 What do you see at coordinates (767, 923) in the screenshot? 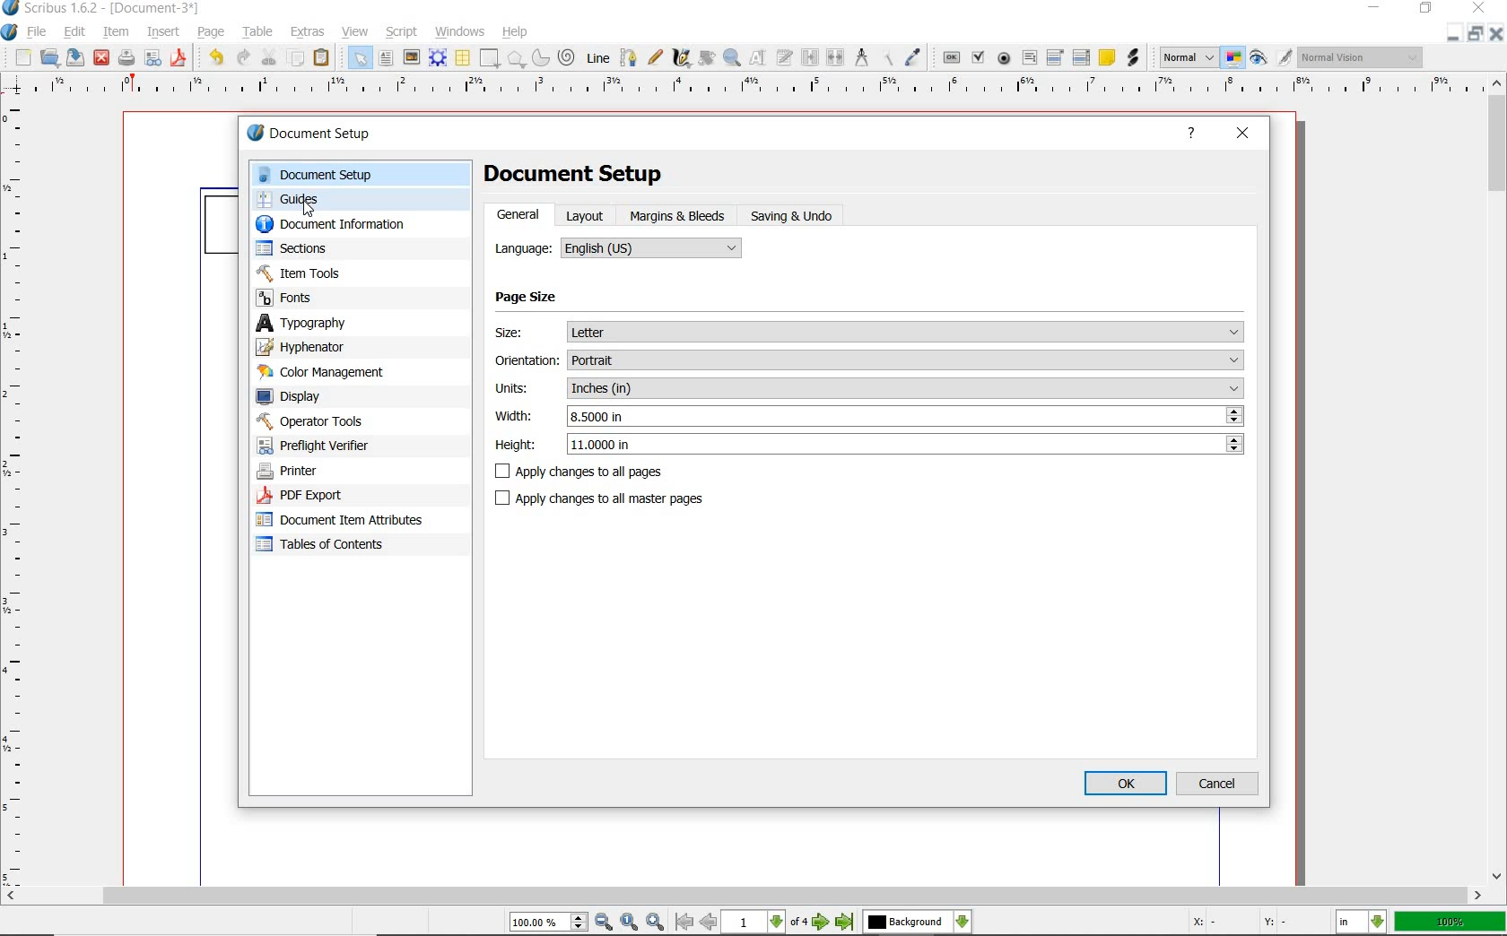
I see `select current page` at bounding box center [767, 923].